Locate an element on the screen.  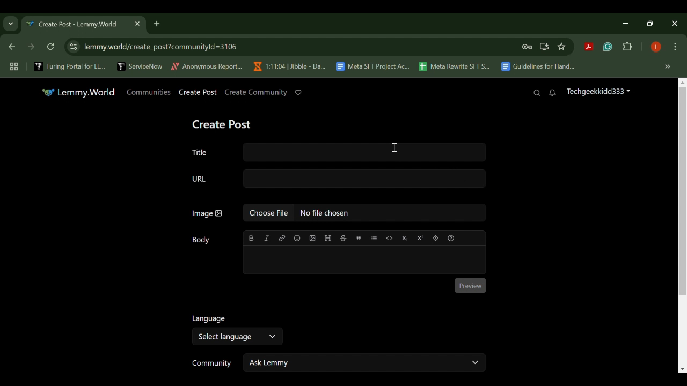
Bookmark Site Button is located at coordinates (561, 47).